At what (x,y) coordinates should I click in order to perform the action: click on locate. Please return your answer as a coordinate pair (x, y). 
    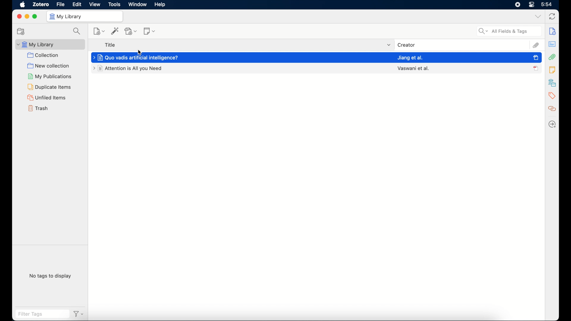
    Looking at the image, I should click on (552, 124).